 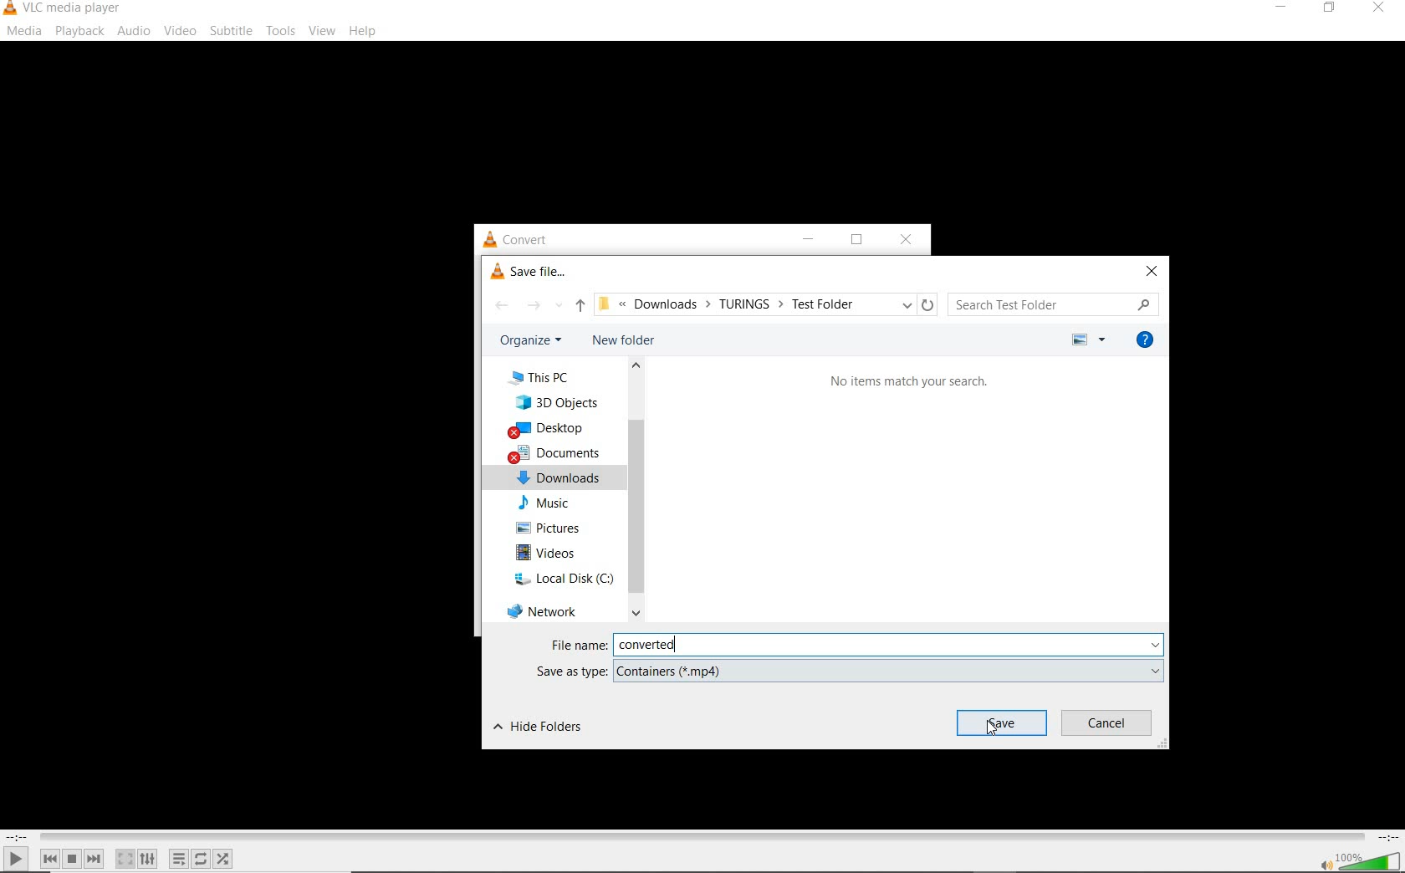 What do you see at coordinates (16, 858) in the screenshot?
I see `play` at bounding box center [16, 858].